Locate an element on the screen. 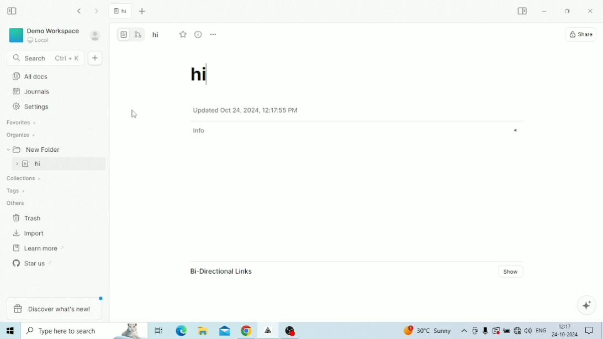  Collapse sidebar is located at coordinates (13, 11).